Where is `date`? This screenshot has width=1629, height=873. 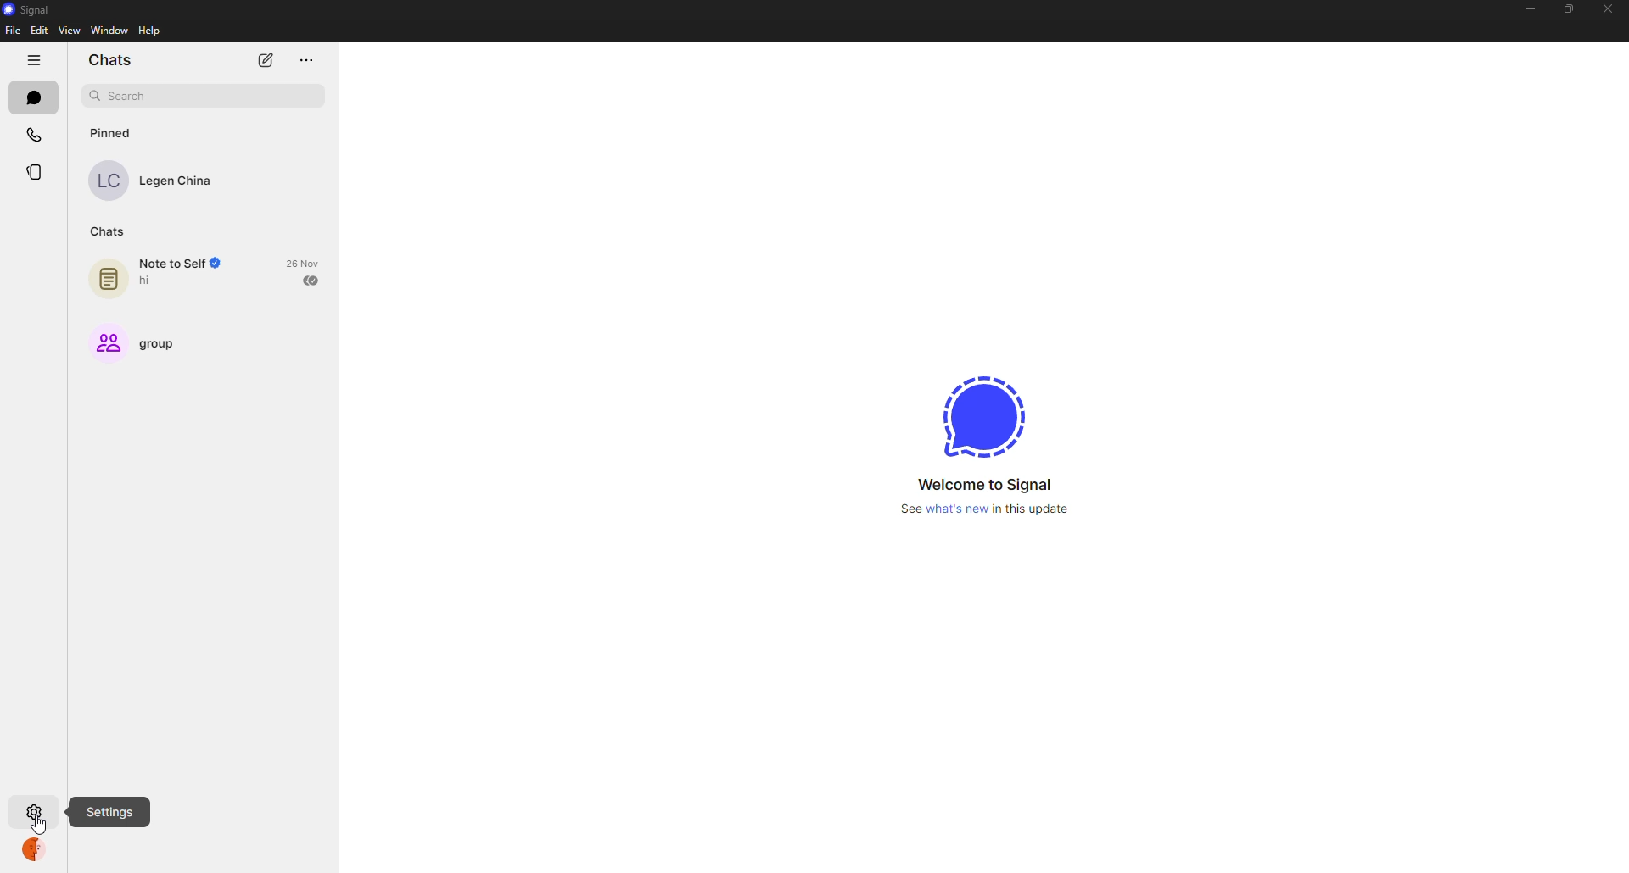 date is located at coordinates (302, 263).